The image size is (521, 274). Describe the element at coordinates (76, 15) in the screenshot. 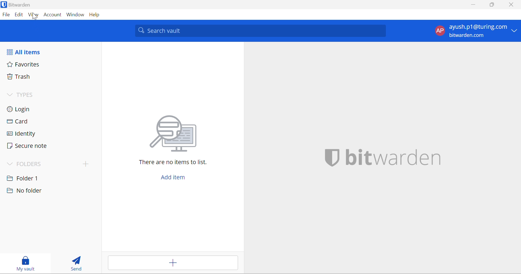

I see `window` at that location.